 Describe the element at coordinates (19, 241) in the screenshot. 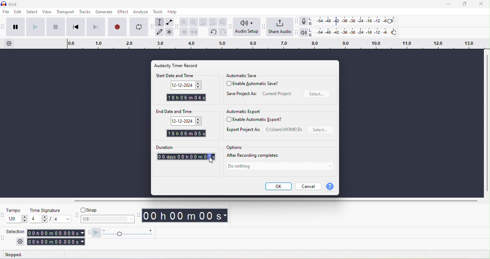

I see `settings` at that location.